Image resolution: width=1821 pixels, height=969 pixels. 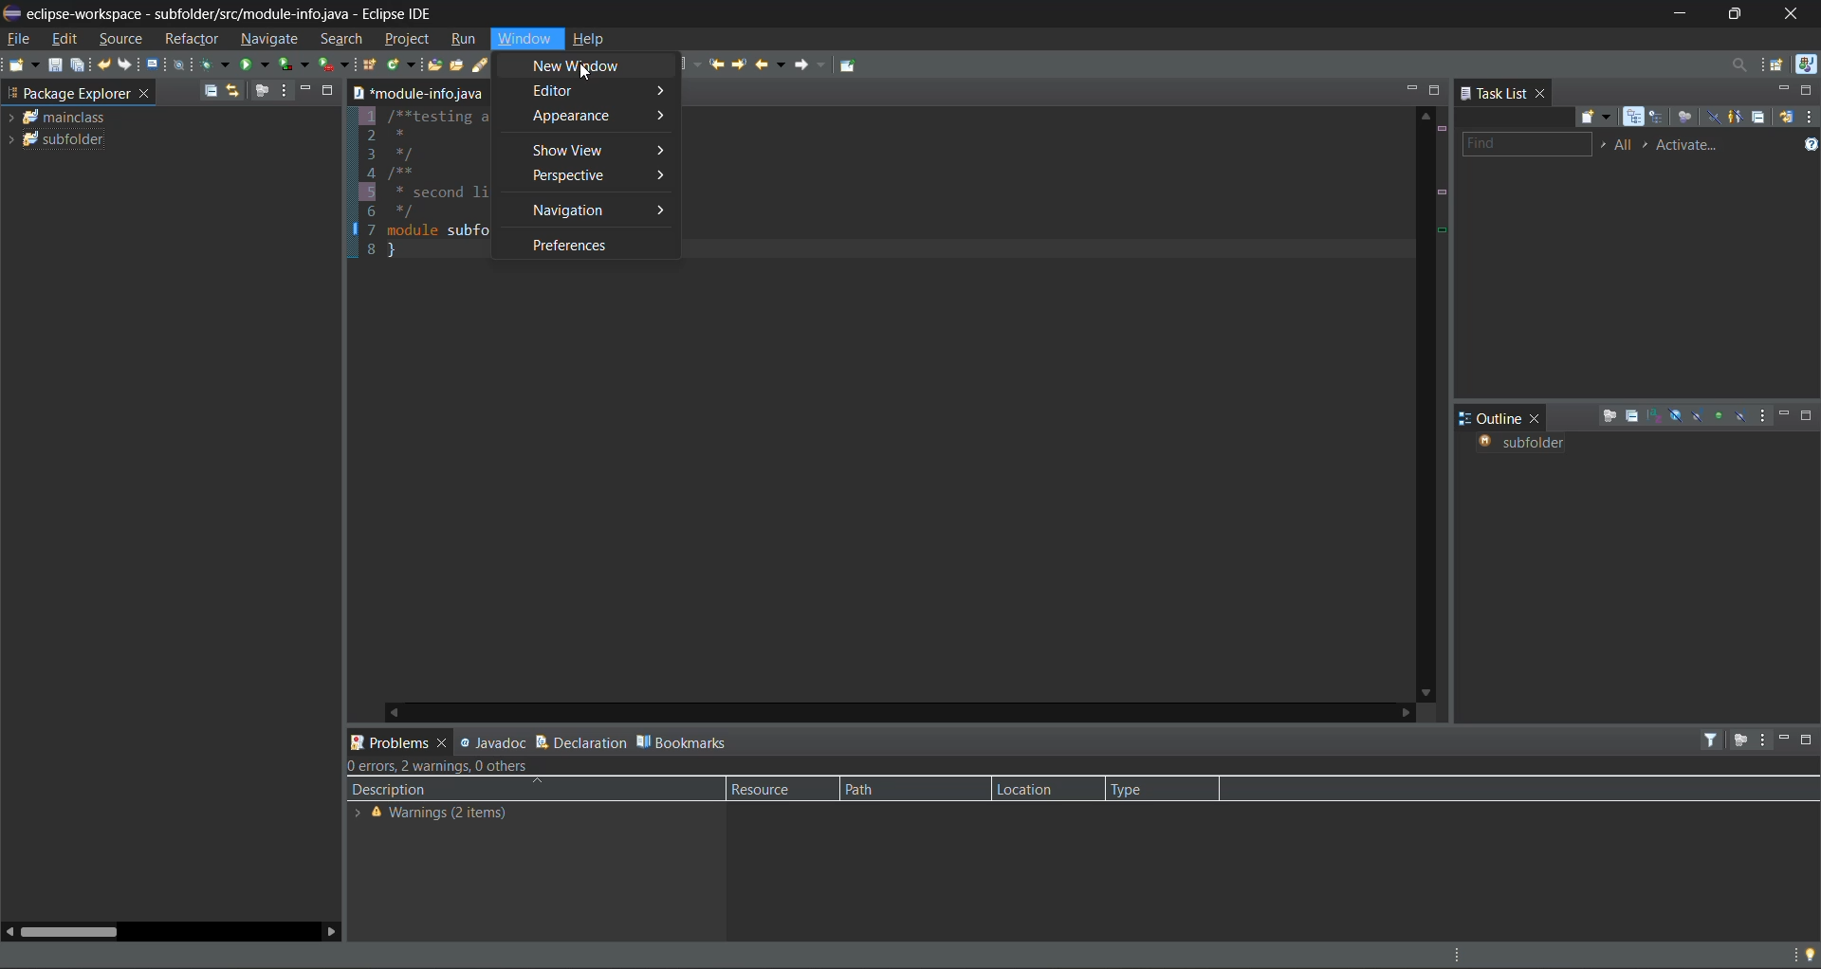 What do you see at coordinates (1810, 93) in the screenshot?
I see `maximize` at bounding box center [1810, 93].